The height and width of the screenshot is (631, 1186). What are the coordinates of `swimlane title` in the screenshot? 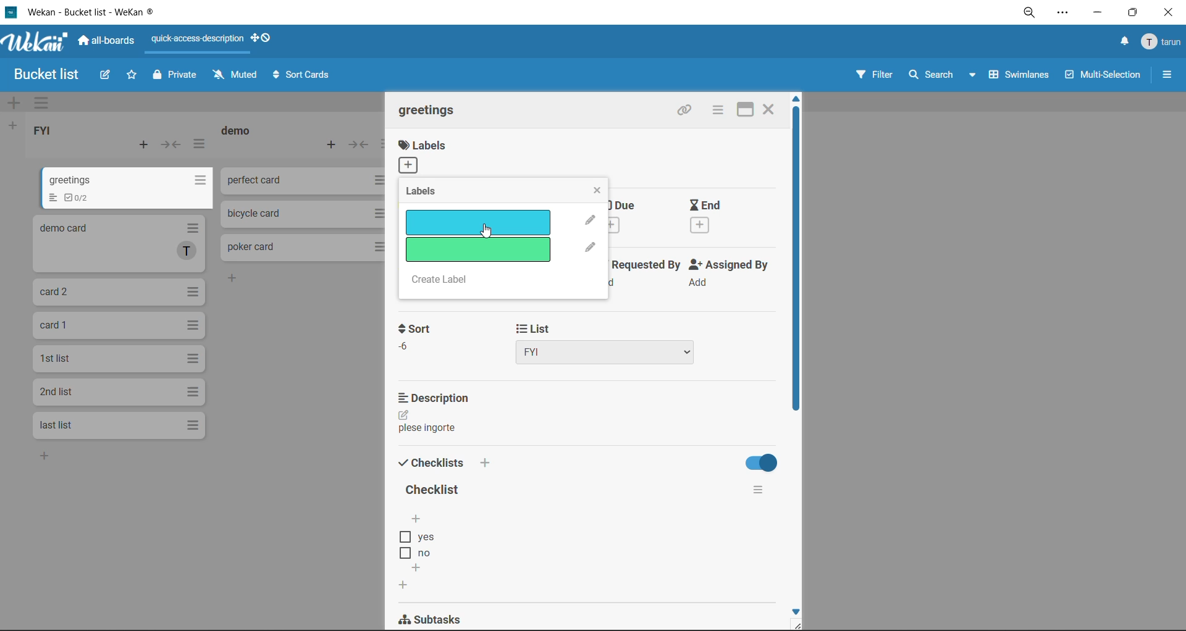 It's located at (595, 102).